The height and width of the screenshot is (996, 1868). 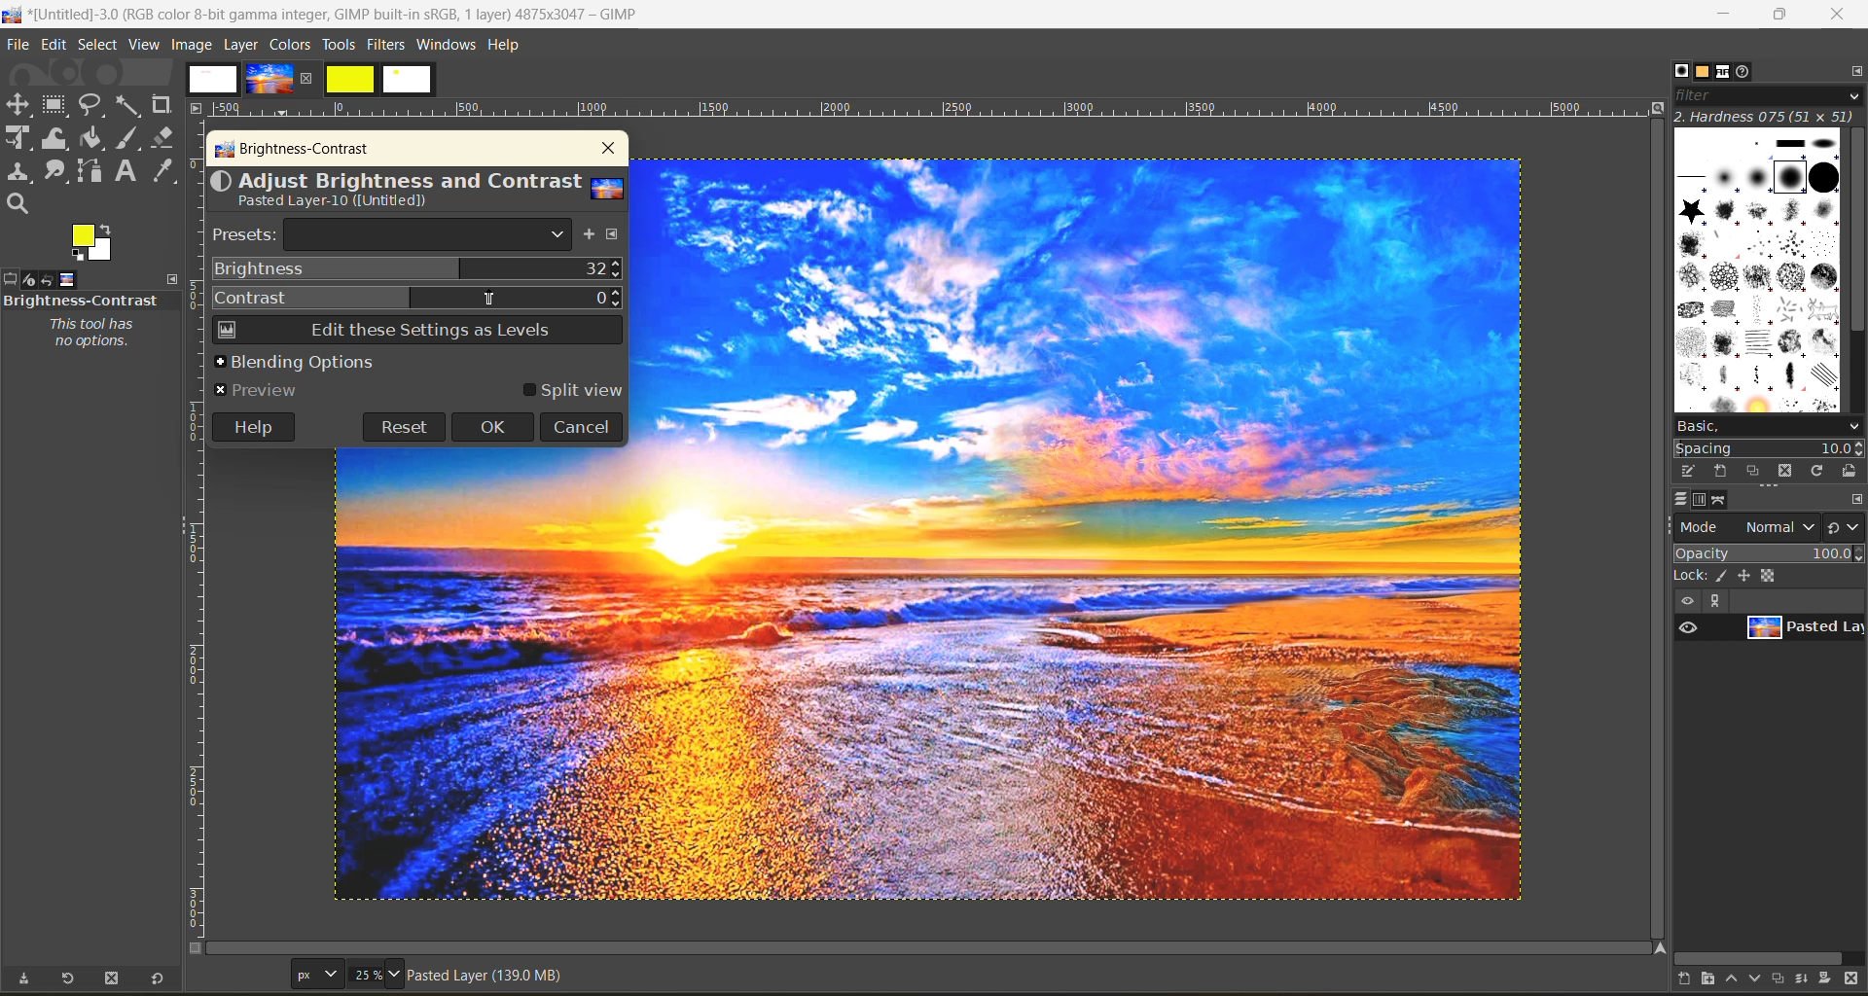 I want to click on brightness, so click(x=417, y=269).